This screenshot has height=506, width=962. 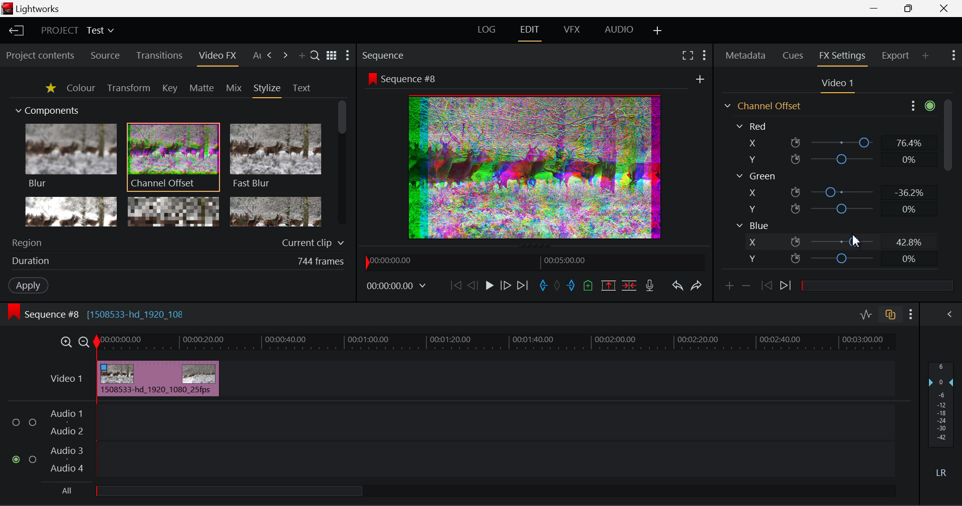 What do you see at coordinates (450, 442) in the screenshot?
I see `Audio Input Field` at bounding box center [450, 442].